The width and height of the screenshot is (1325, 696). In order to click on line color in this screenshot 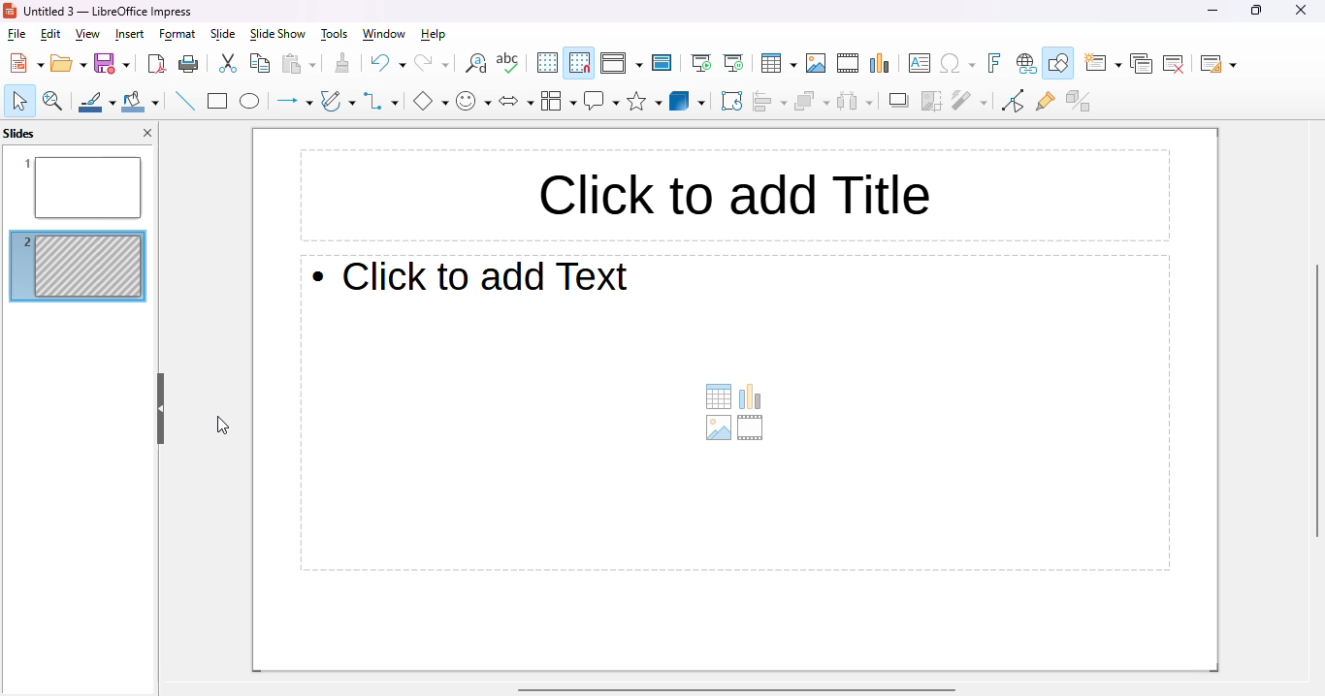, I will do `click(97, 102)`.